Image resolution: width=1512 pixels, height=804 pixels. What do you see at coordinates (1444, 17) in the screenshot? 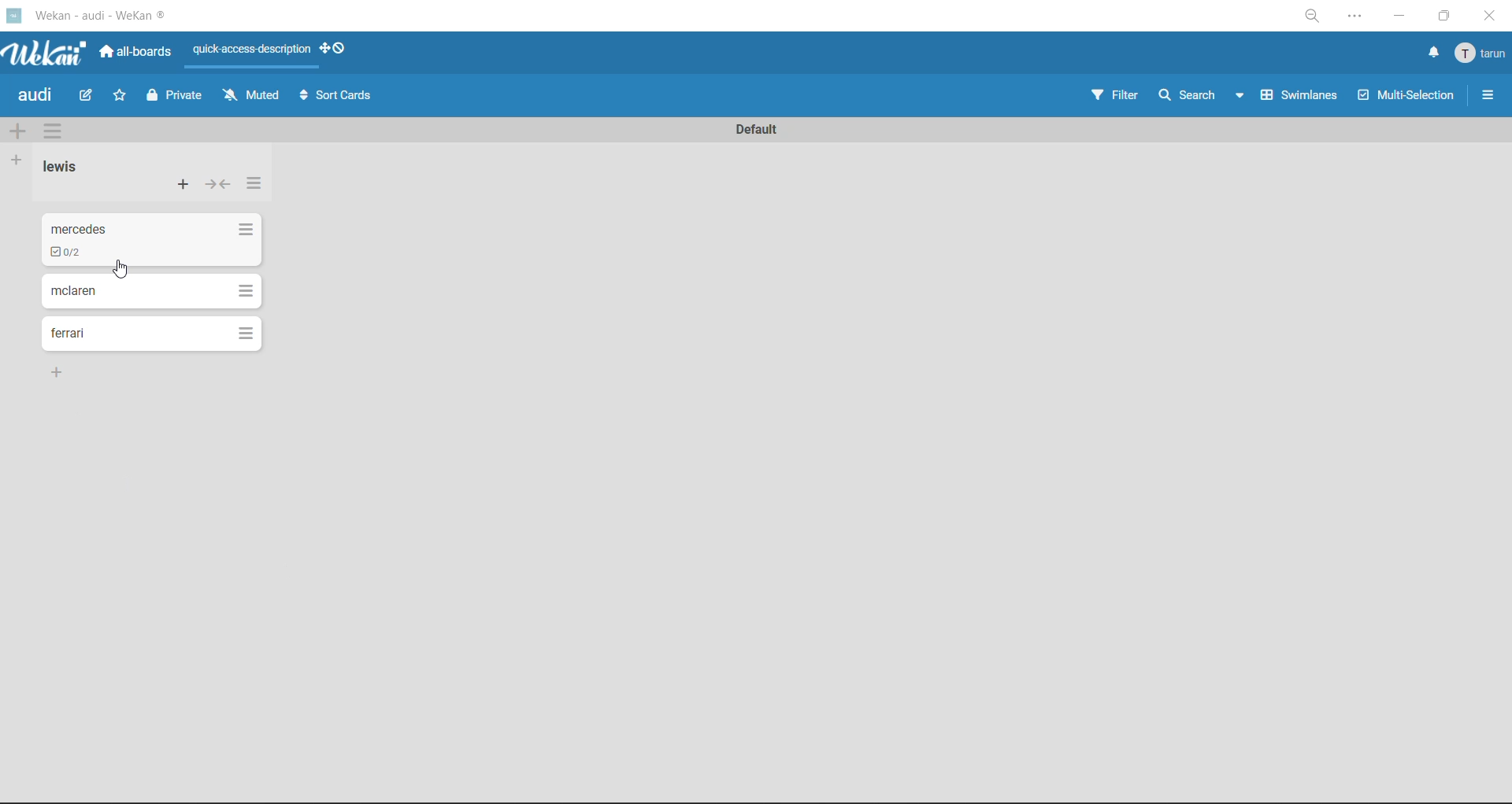
I see `maximize` at bounding box center [1444, 17].